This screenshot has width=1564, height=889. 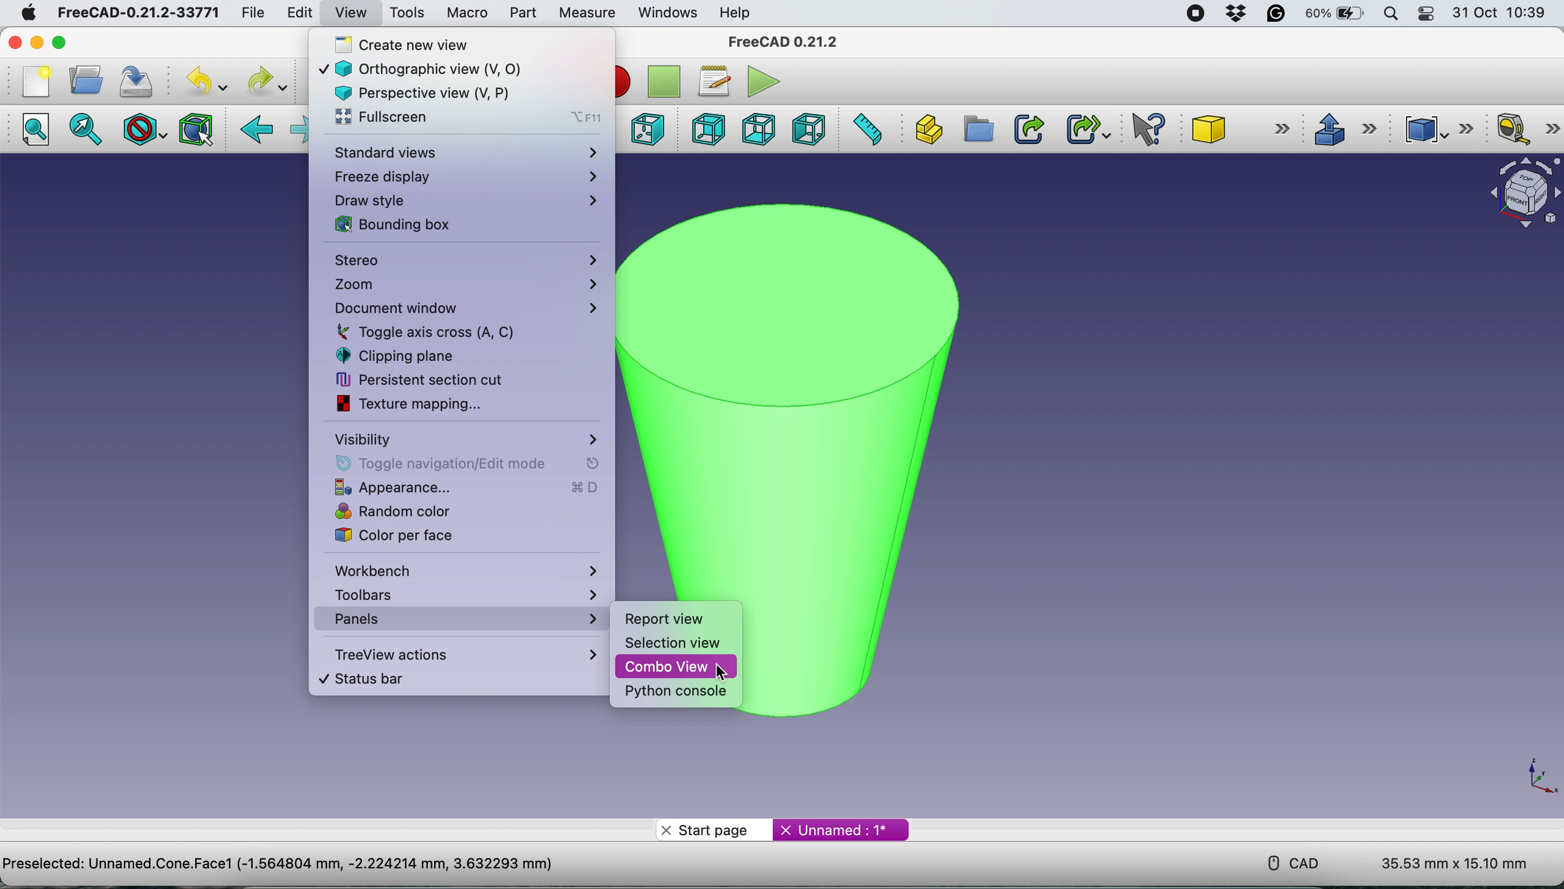 I want to click on back, so click(x=258, y=130).